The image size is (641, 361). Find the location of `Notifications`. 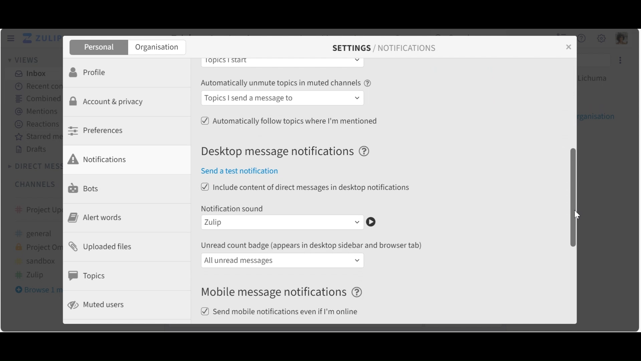

Notifications is located at coordinates (102, 159).